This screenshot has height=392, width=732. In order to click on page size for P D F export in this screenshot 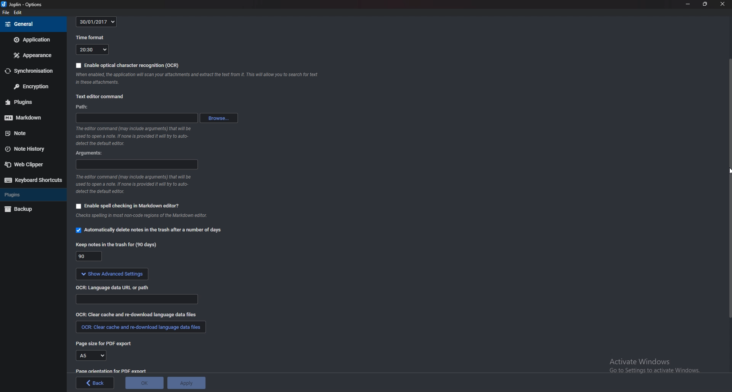, I will do `click(107, 344)`.